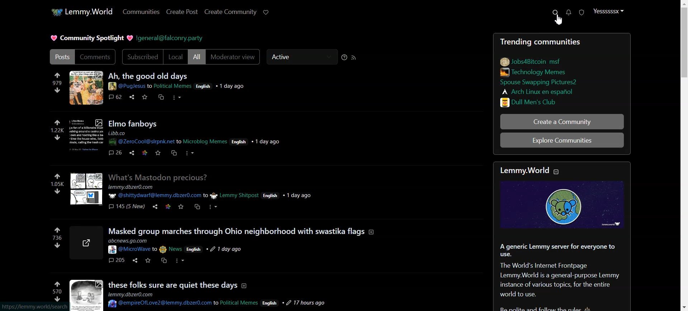 Image resolution: width=688 pixels, height=311 pixels. What do you see at coordinates (145, 152) in the screenshot?
I see `link` at bounding box center [145, 152].